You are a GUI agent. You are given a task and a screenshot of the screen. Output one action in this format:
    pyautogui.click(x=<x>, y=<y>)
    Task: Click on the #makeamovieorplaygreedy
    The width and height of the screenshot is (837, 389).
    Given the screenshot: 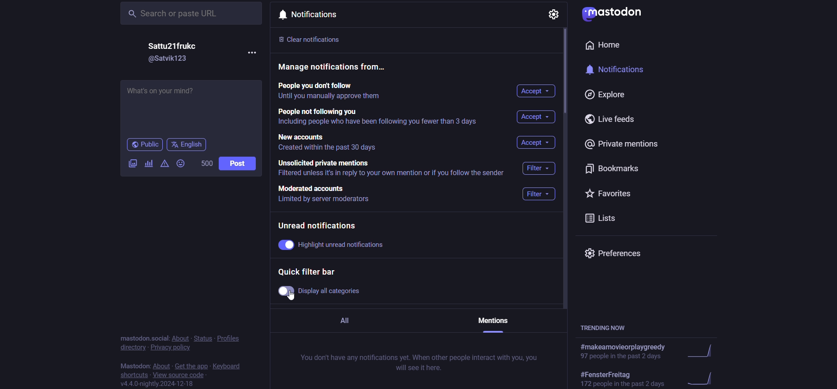 What is the action you would take?
    pyautogui.click(x=624, y=347)
    